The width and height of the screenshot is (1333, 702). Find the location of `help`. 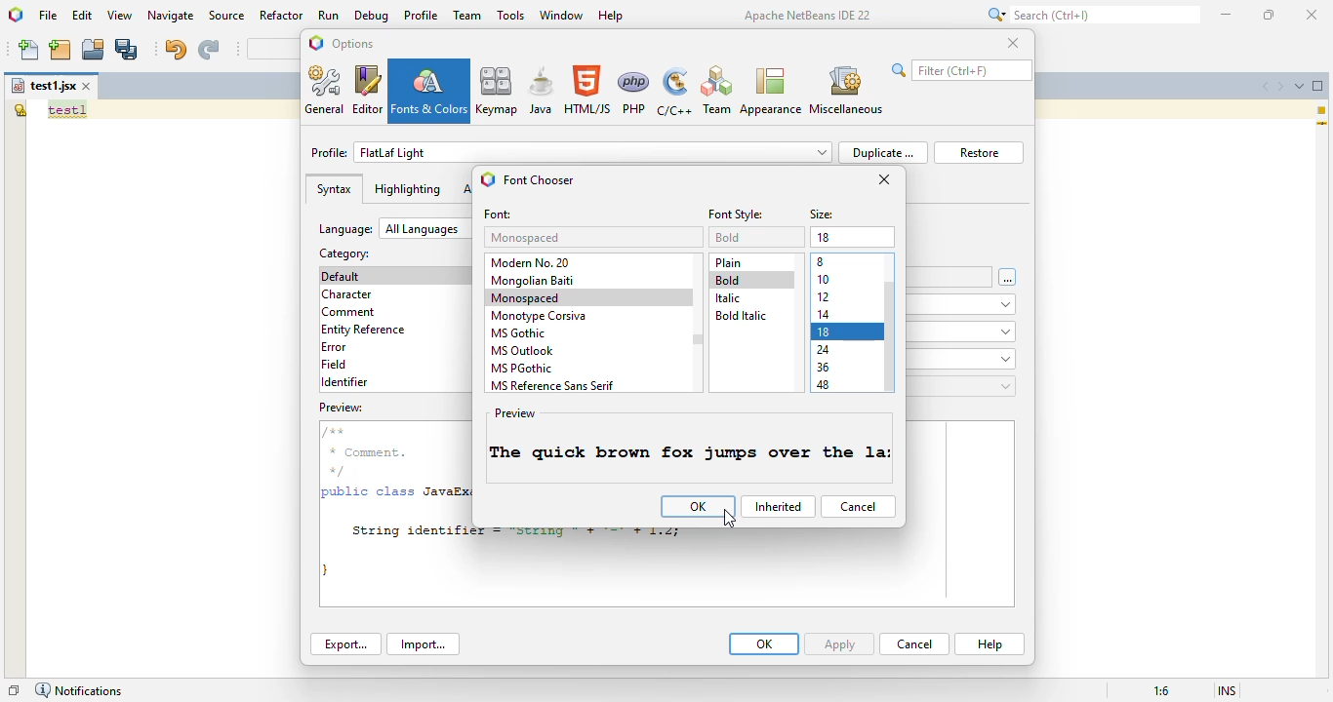

help is located at coordinates (990, 644).